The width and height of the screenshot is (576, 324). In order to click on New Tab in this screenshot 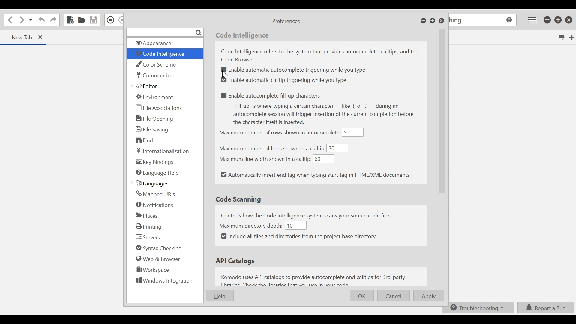, I will do `click(18, 37)`.